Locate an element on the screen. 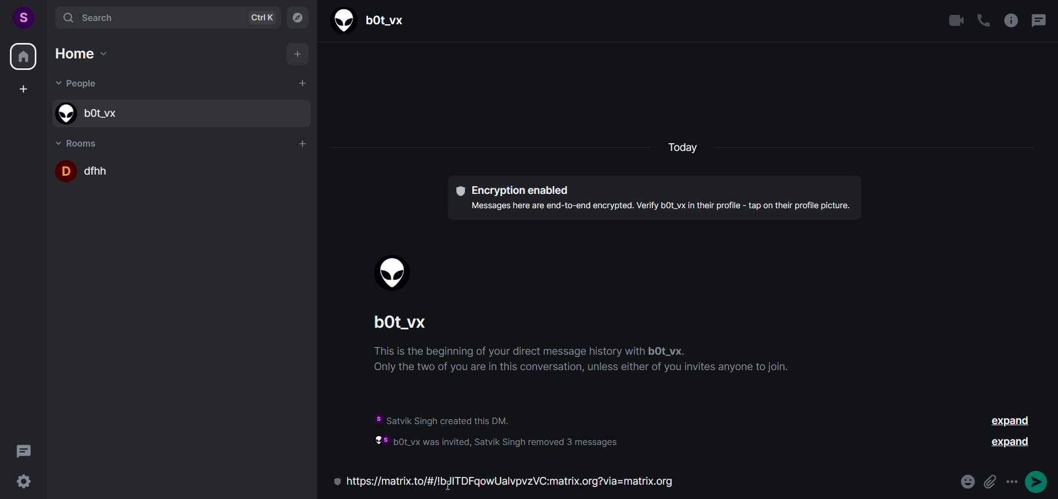 The image size is (1058, 499). home options is located at coordinates (90, 56).